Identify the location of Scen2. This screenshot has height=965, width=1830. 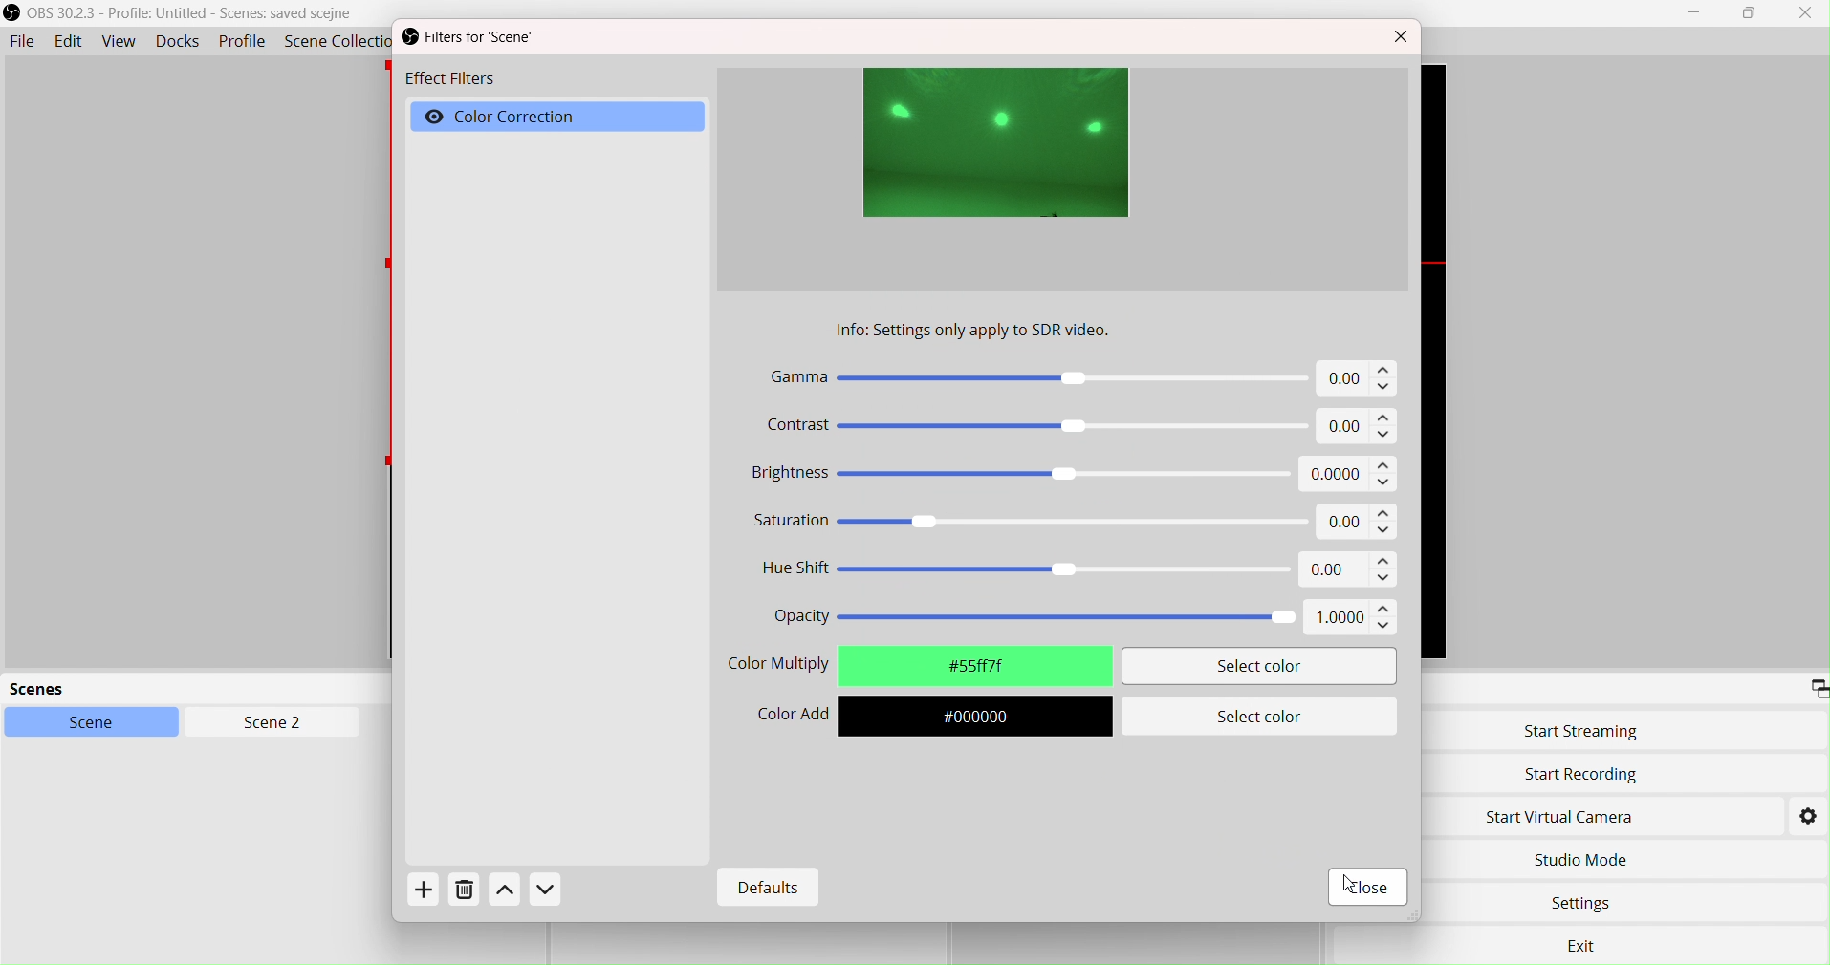
(269, 724).